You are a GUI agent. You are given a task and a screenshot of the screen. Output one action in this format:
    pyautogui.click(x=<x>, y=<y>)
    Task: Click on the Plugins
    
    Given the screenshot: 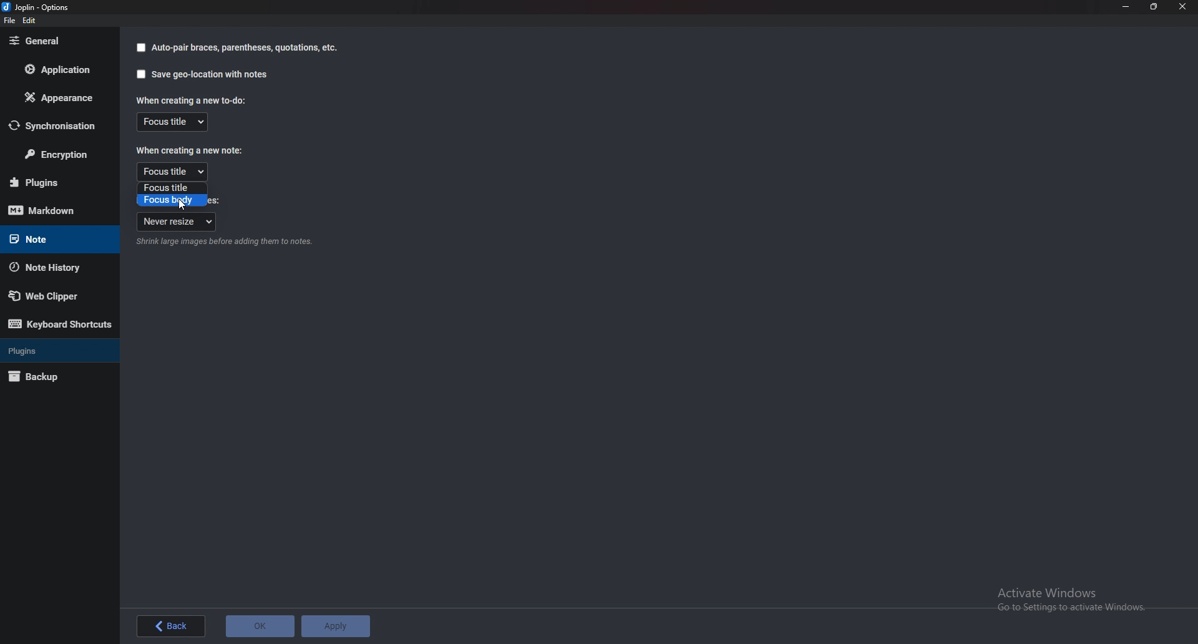 What is the action you would take?
    pyautogui.click(x=58, y=350)
    